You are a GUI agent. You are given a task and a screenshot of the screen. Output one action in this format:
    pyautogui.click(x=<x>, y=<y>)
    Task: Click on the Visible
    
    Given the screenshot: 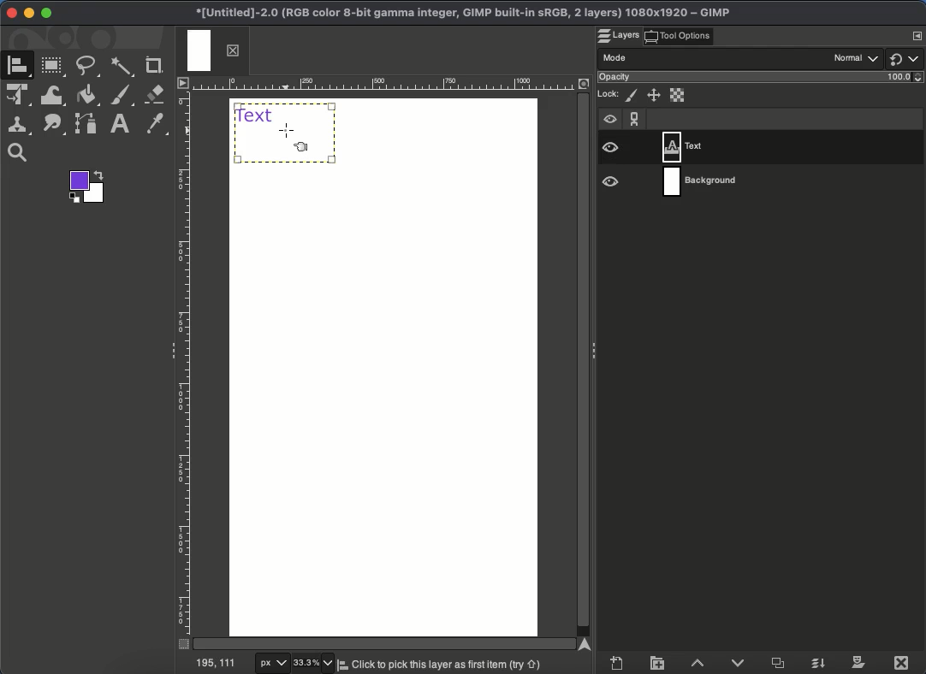 What is the action you would take?
    pyautogui.click(x=610, y=150)
    